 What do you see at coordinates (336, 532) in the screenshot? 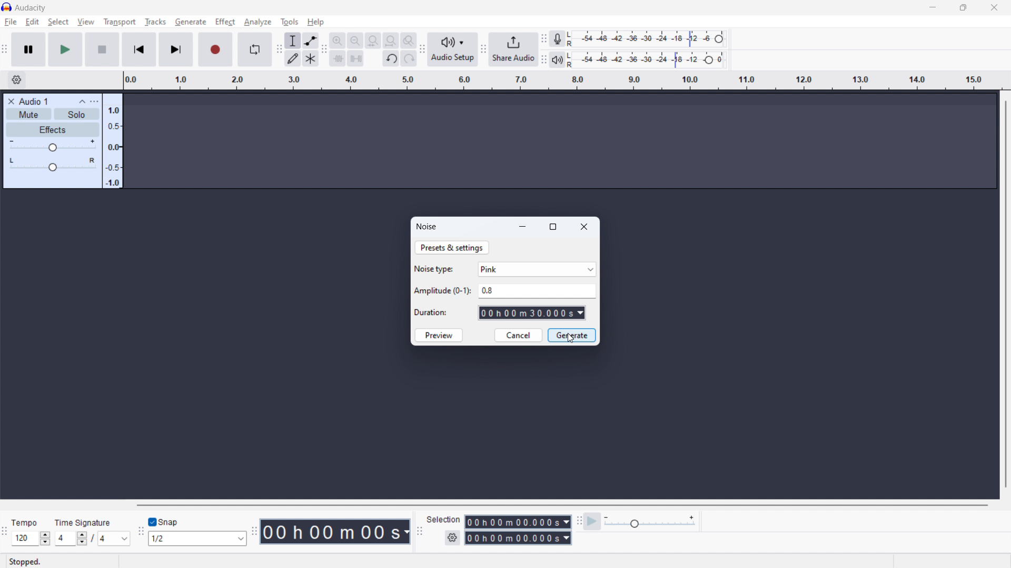
I see `timestamp` at bounding box center [336, 532].